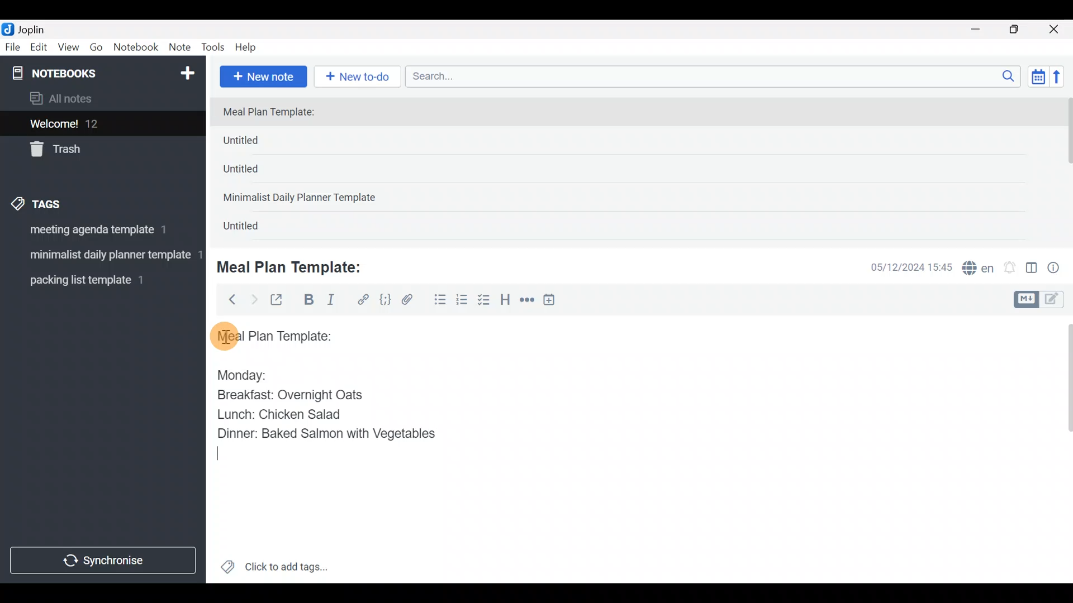 The width and height of the screenshot is (1073, 603). Describe the element at coordinates (270, 334) in the screenshot. I see `Meal plan template` at that location.